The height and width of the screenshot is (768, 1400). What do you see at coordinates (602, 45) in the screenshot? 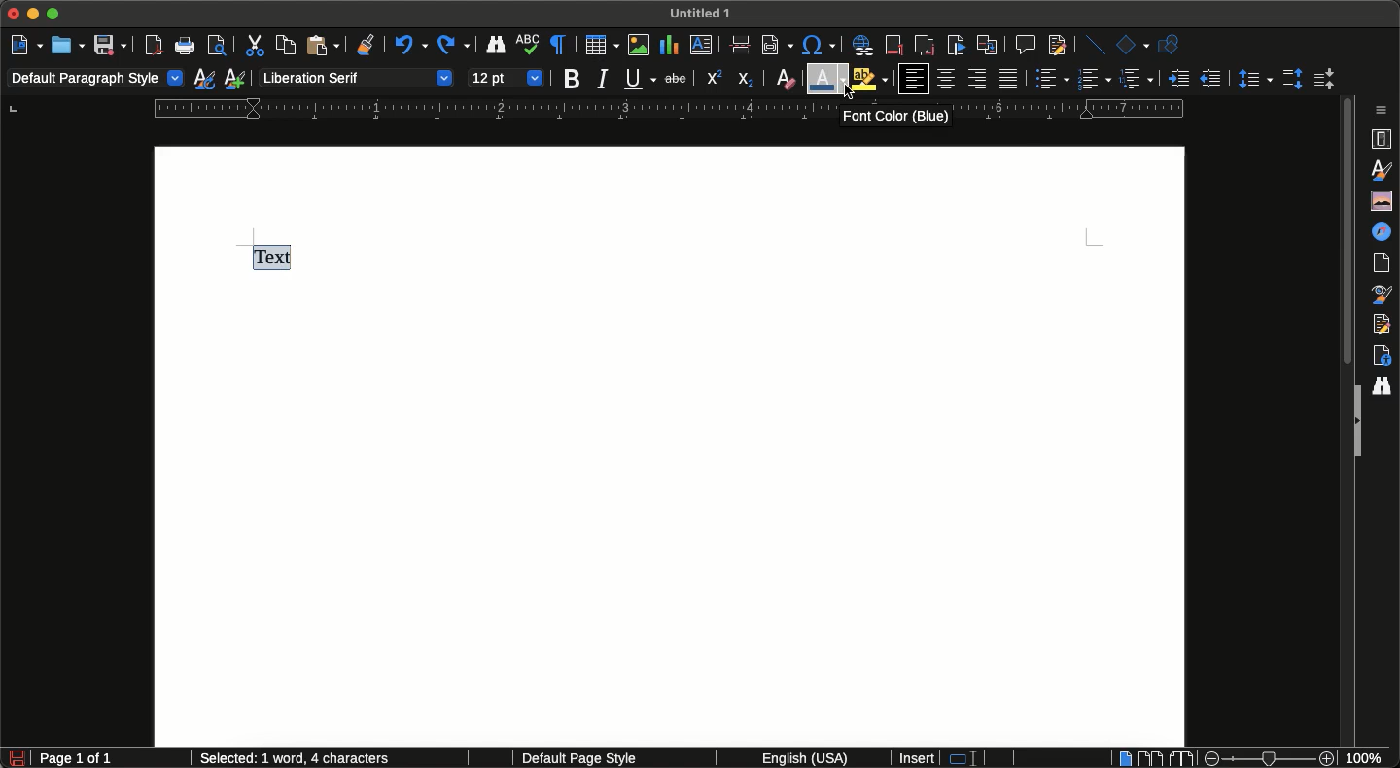
I see `Insert table` at bounding box center [602, 45].